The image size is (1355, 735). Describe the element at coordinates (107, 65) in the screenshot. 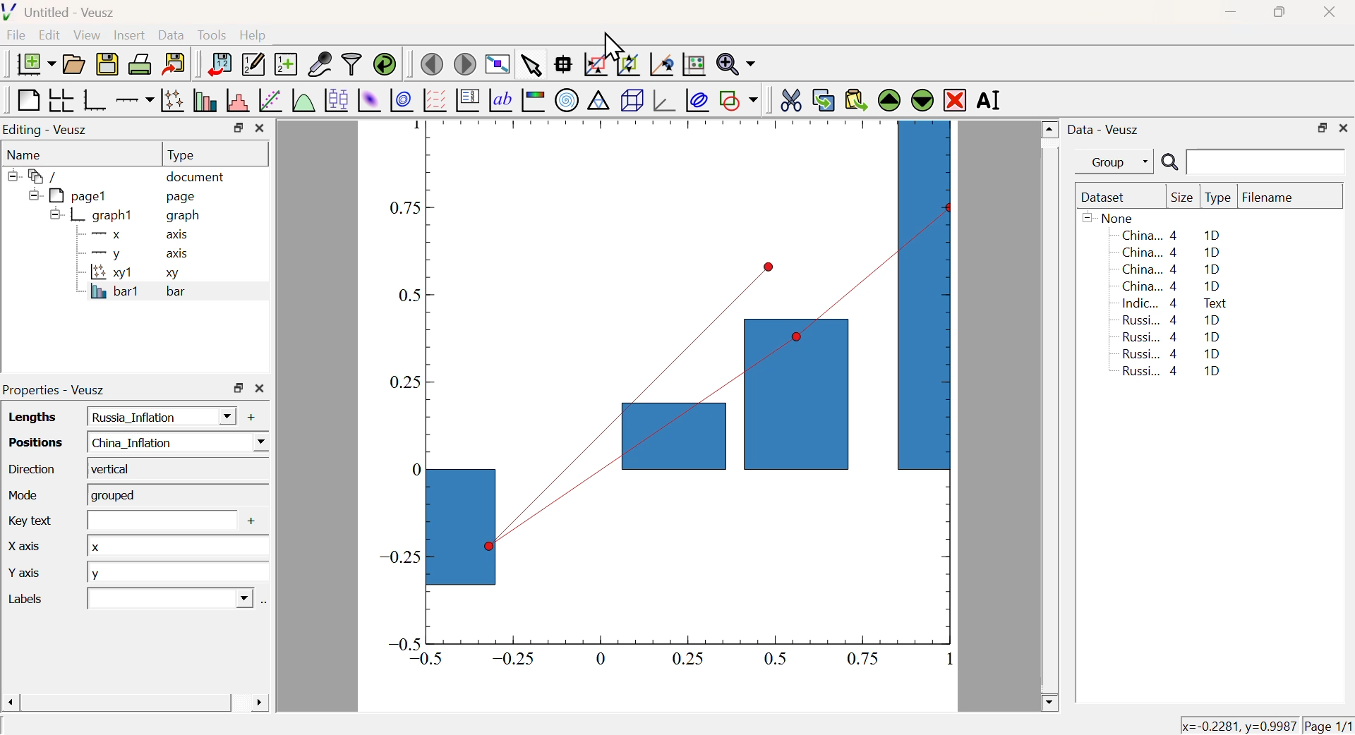

I see `Save` at that location.